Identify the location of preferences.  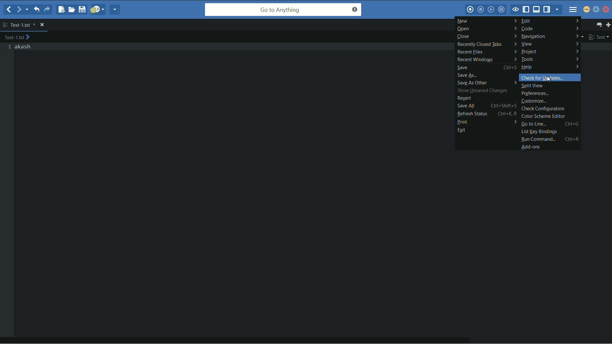
(550, 93).